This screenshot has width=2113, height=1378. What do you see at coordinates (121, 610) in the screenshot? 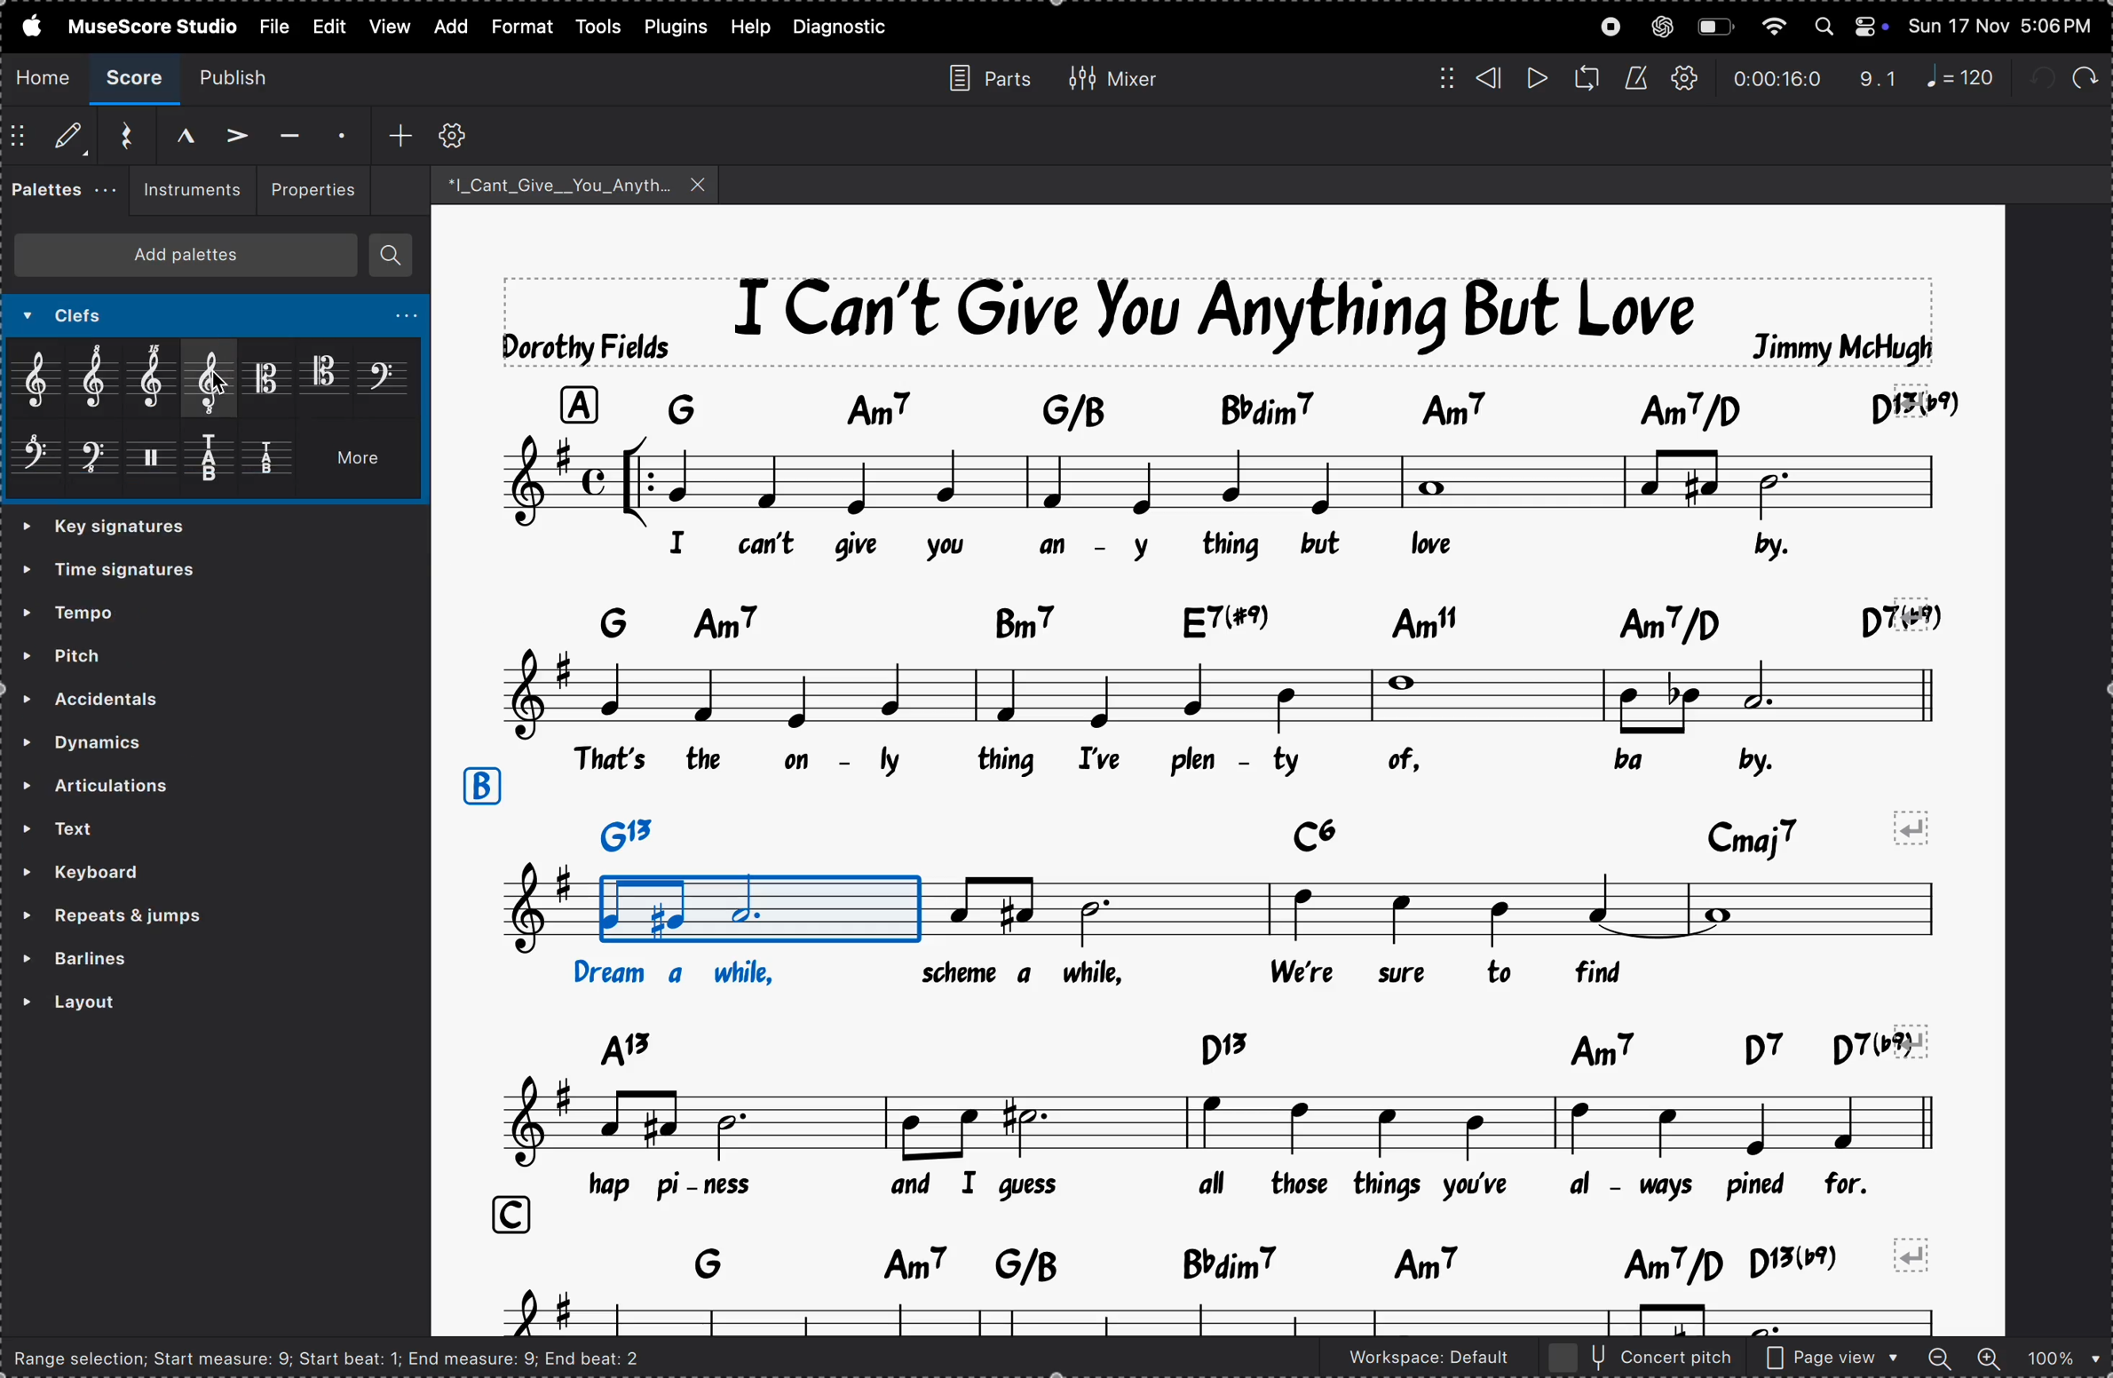
I see `tempo` at bounding box center [121, 610].